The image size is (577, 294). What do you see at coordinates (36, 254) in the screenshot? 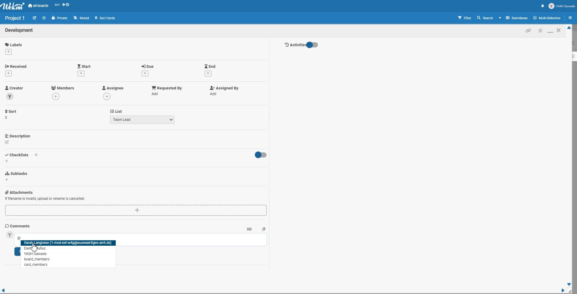
I see `tag People` at bounding box center [36, 254].